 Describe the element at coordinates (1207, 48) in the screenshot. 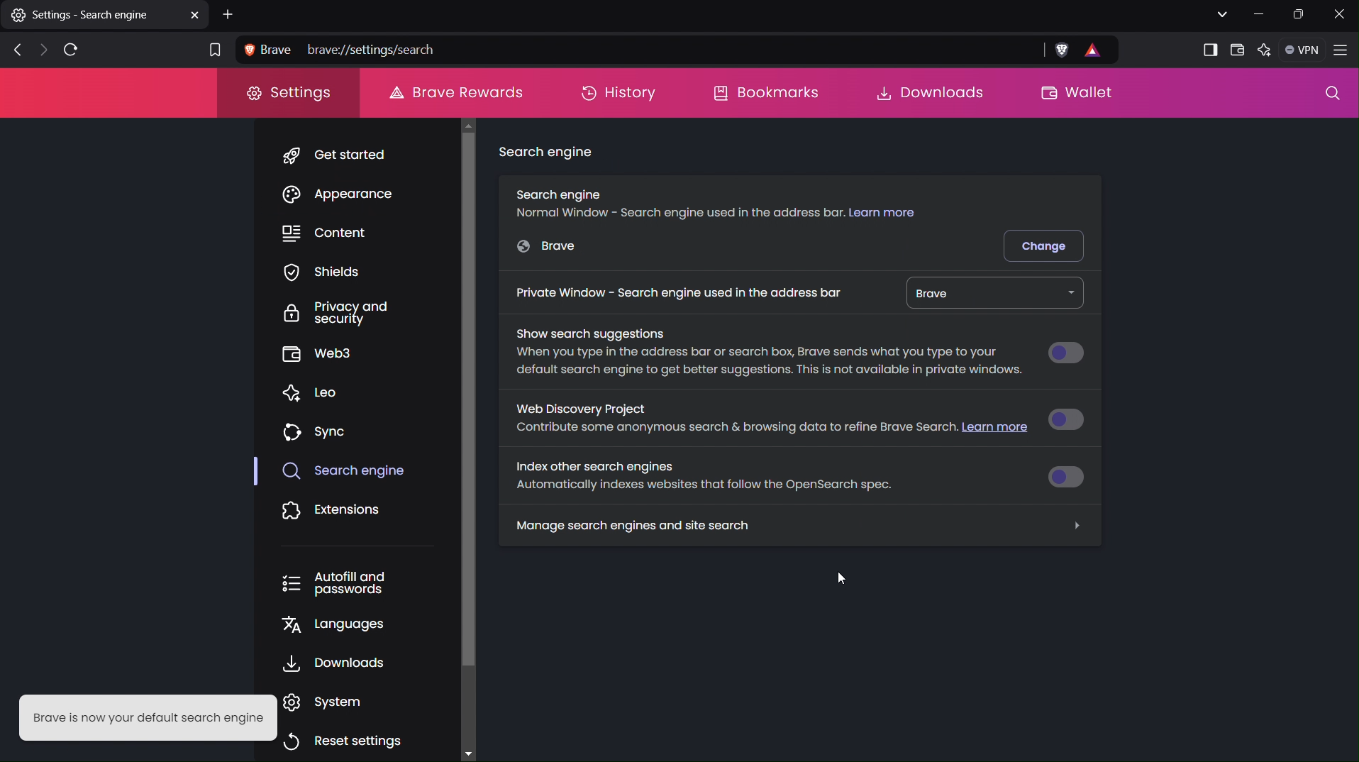

I see `Show sidebar` at that location.